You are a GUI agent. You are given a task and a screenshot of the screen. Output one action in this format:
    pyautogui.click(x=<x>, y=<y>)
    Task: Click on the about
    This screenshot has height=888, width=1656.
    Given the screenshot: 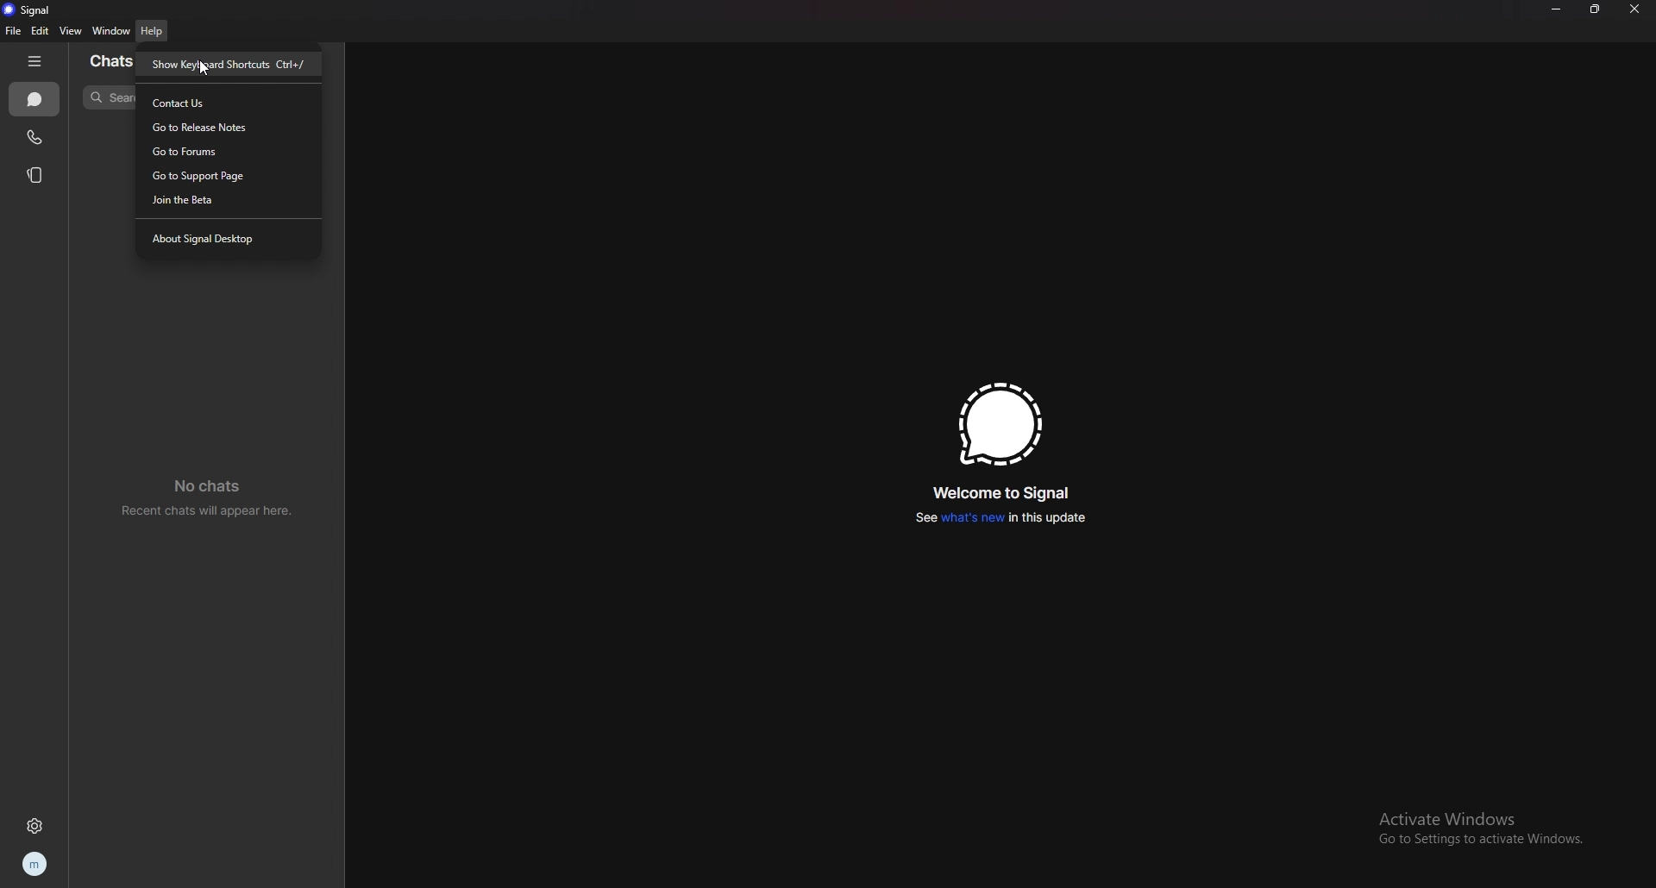 What is the action you would take?
    pyautogui.click(x=226, y=239)
    